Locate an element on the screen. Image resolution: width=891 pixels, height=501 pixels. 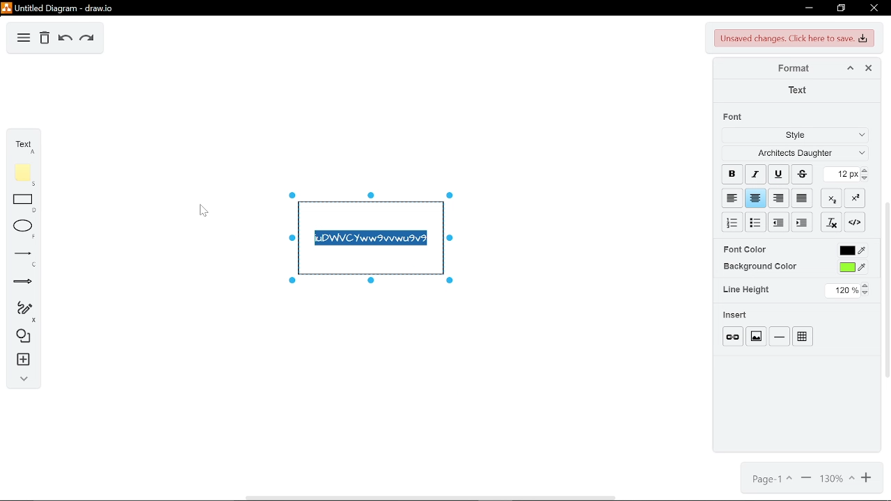
redo is located at coordinates (86, 39).